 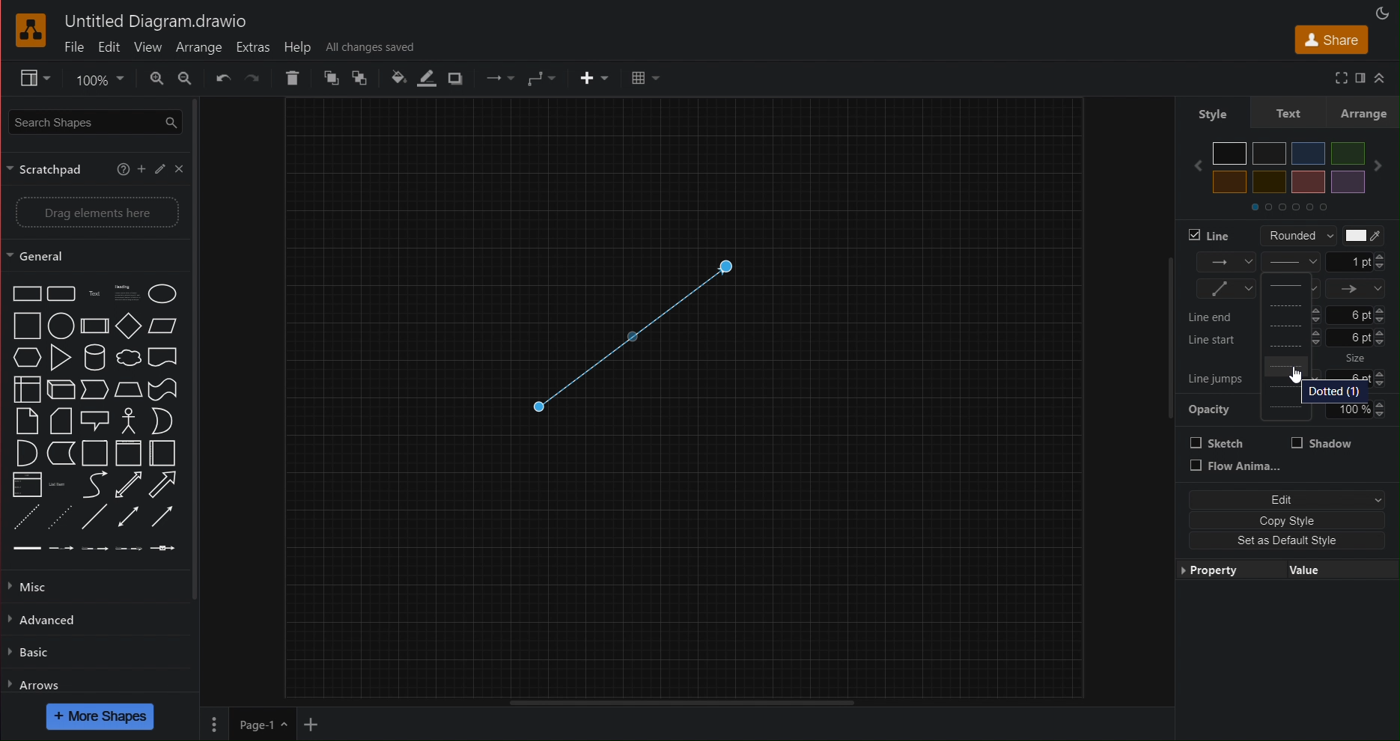 What do you see at coordinates (1283, 519) in the screenshot?
I see `Copy Style` at bounding box center [1283, 519].